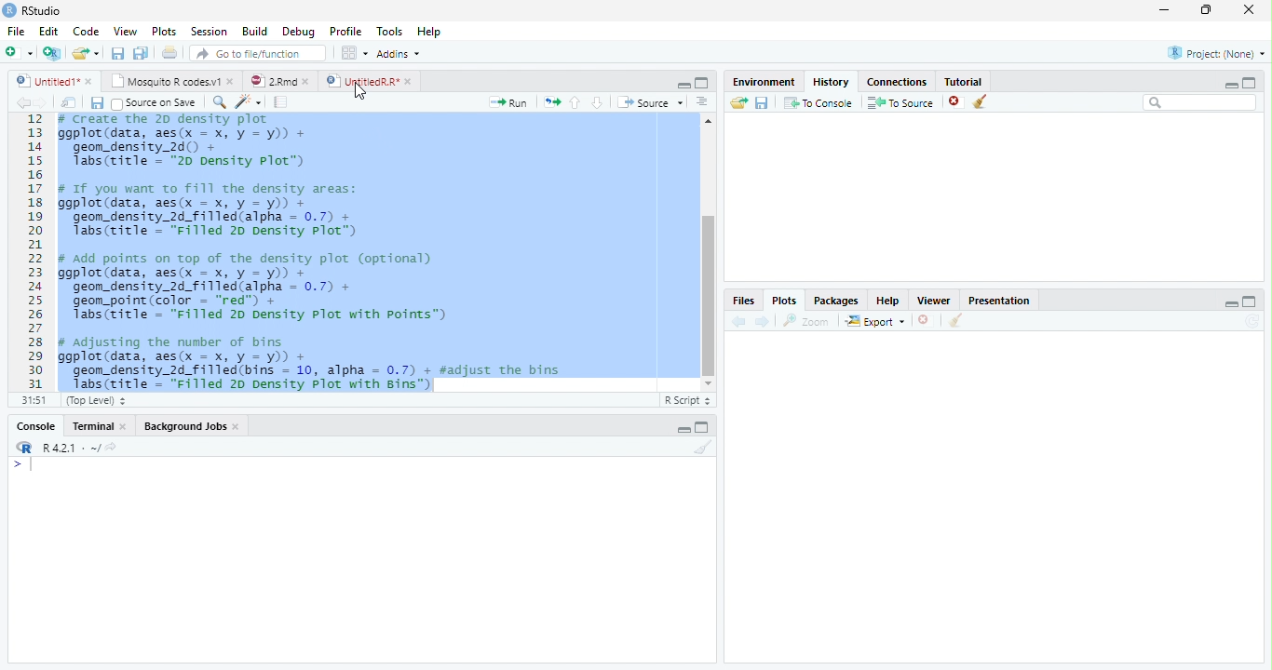 The height and width of the screenshot is (670, 1272). What do you see at coordinates (359, 91) in the screenshot?
I see `cursor` at bounding box center [359, 91].